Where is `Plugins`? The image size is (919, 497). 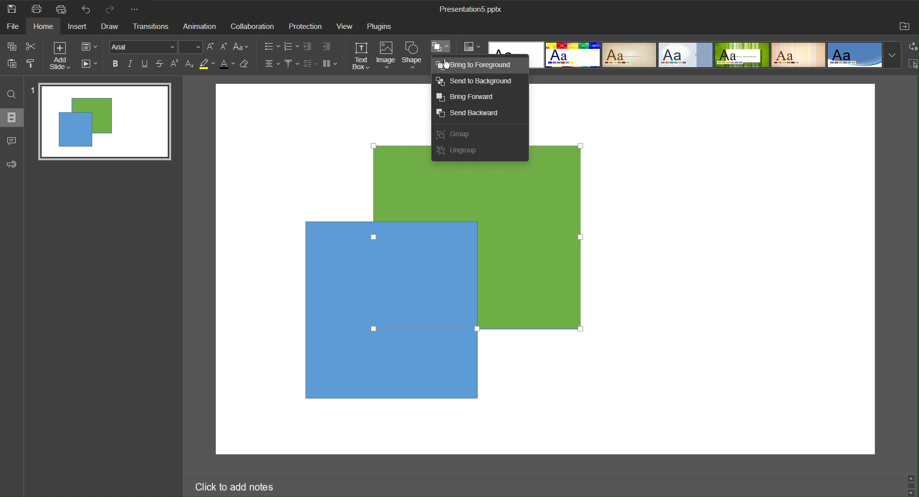
Plugins is located at coordinates (381, 26).